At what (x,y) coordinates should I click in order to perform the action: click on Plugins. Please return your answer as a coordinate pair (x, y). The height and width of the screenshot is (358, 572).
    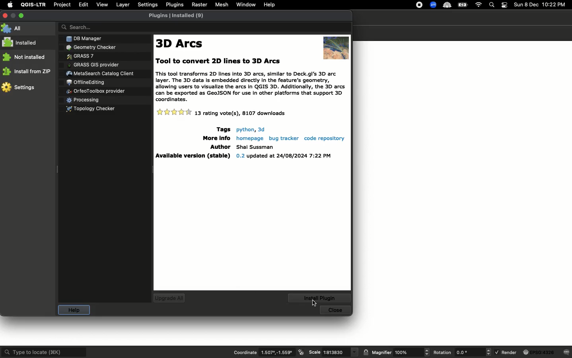
    Looking at the image, I should click on (178, 17).